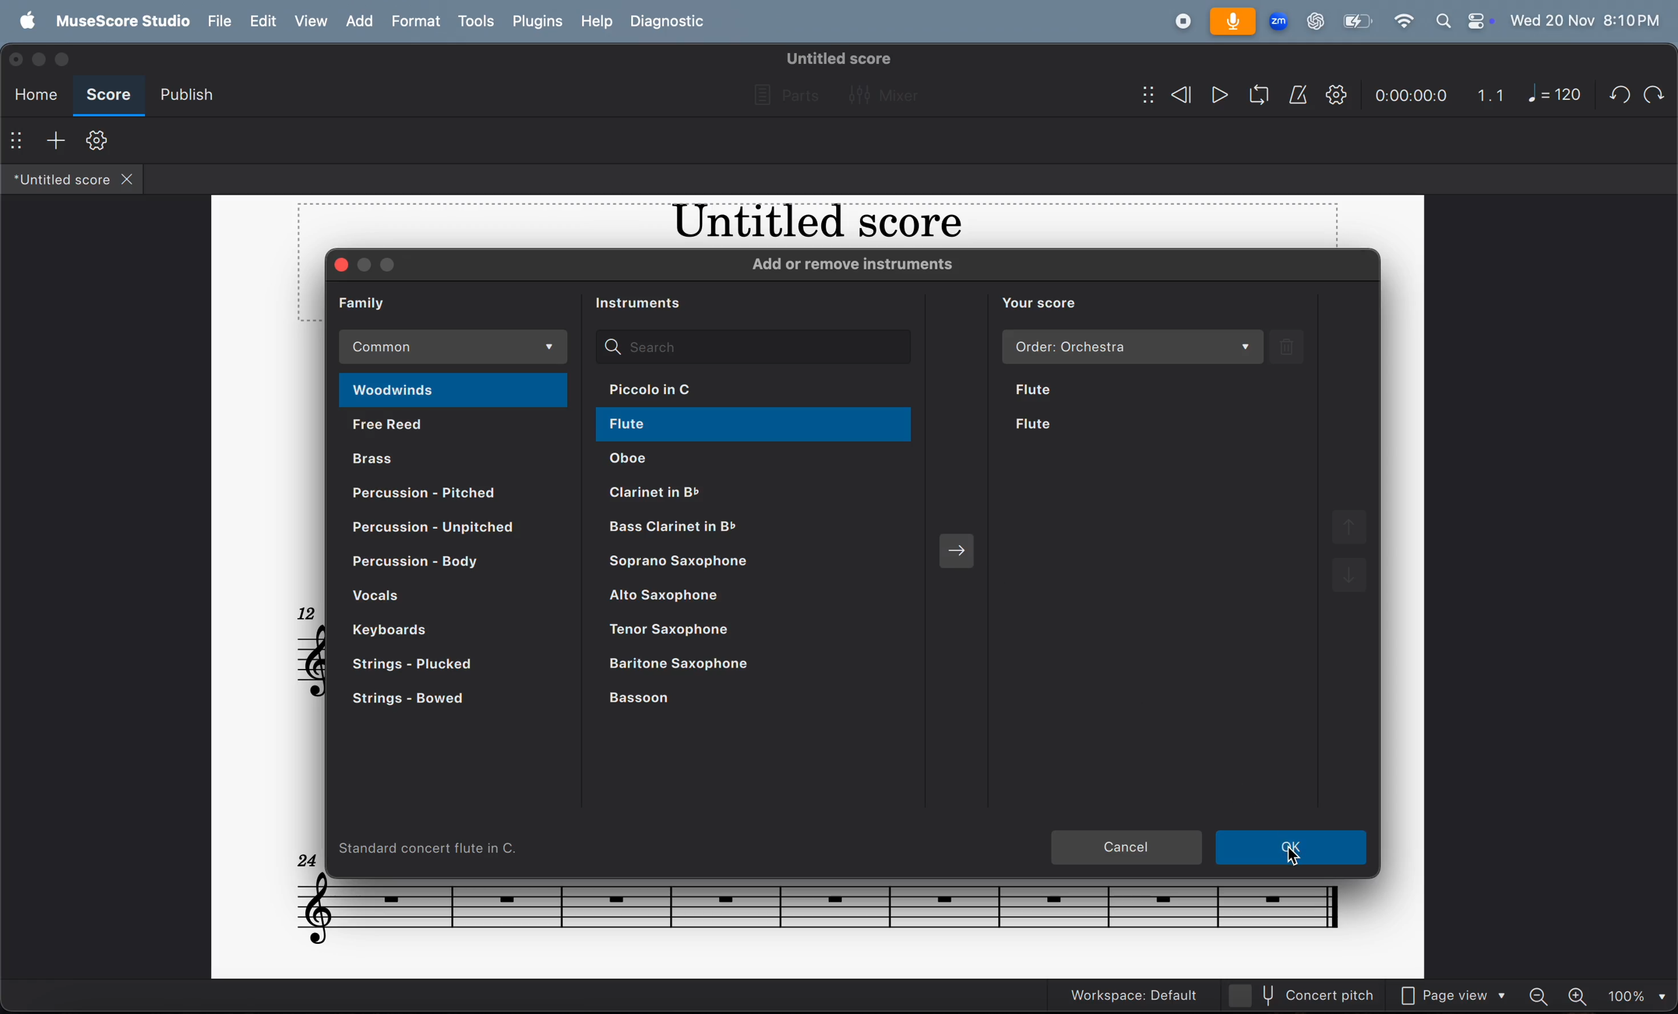  What do you see at coordinates (1586, 22) in the screenshot?
I see `date and time` at bounding box center [1586, 22].